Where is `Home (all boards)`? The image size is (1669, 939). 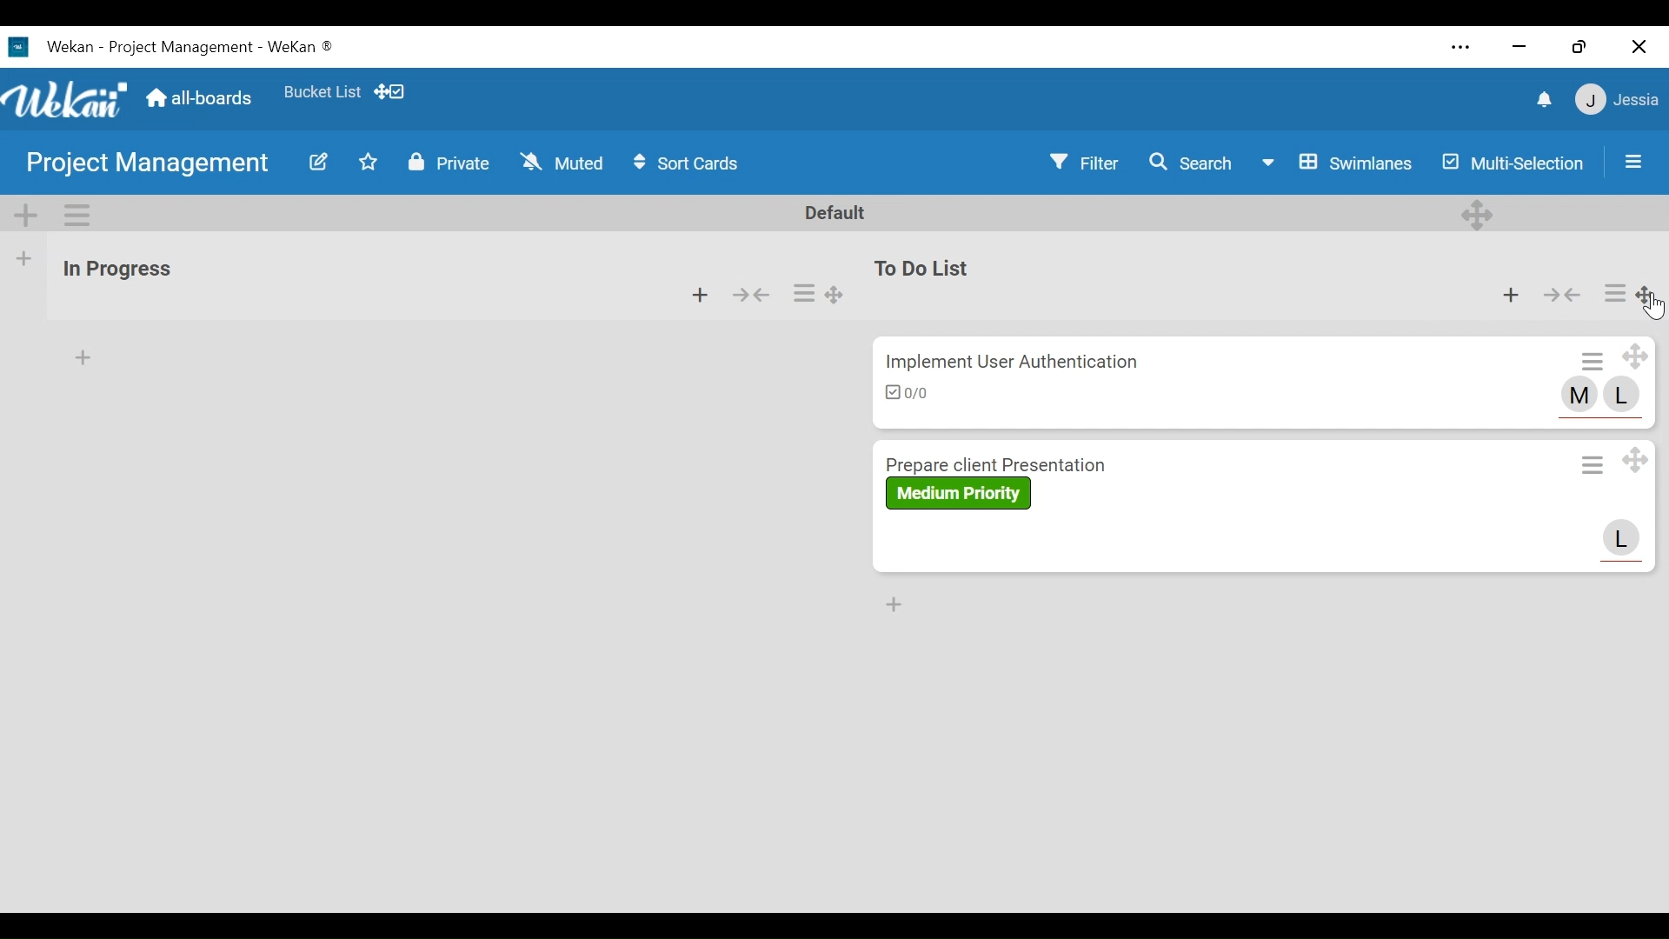 Home (all boards) is located at coordinates (202, 99).